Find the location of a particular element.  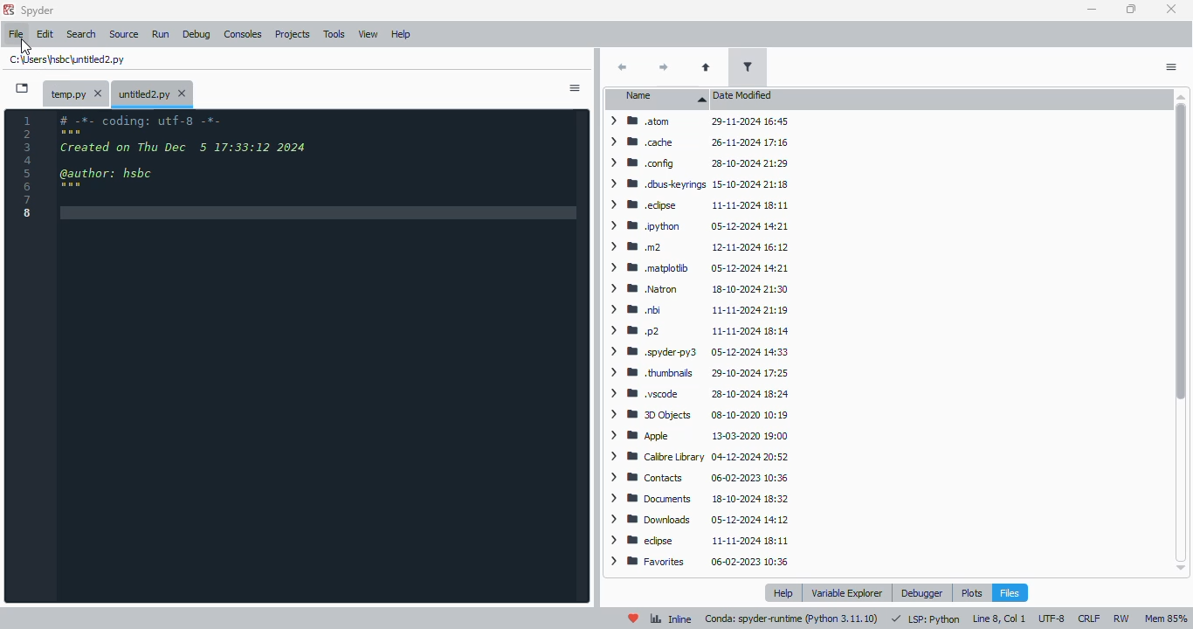

inline is located at coordinates (671, 618).